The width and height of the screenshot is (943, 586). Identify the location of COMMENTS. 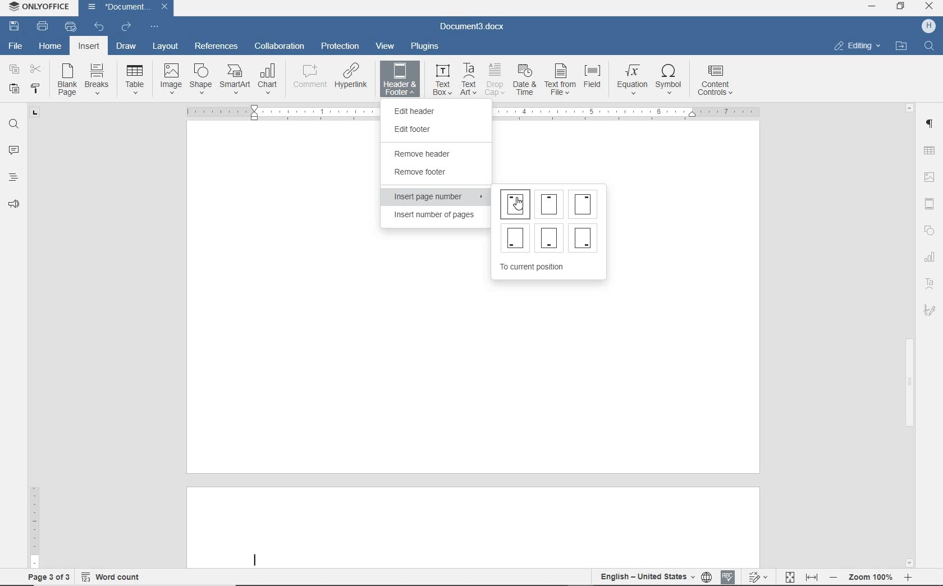
(13, 149).